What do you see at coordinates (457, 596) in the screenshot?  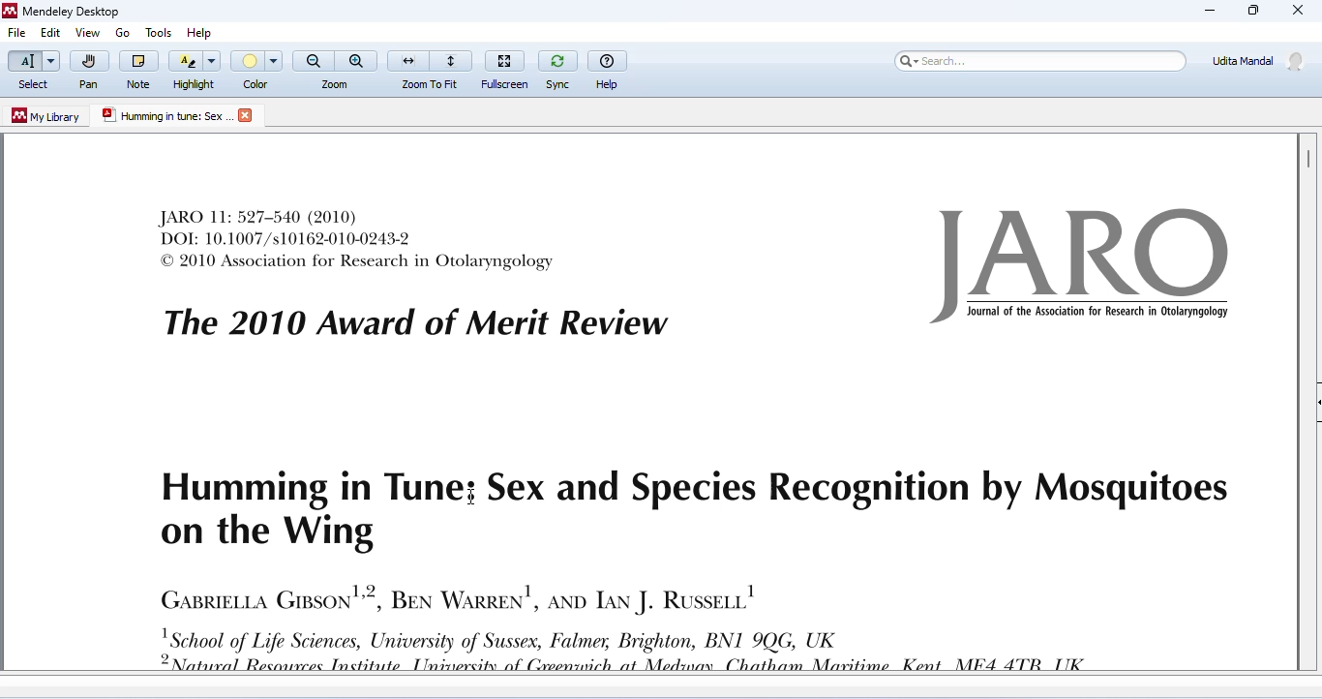 I see `GABRIELLA Gisson'2, BEN WARREN, AND IAN J. RUSSELL.` at bounding box center [457, 596].